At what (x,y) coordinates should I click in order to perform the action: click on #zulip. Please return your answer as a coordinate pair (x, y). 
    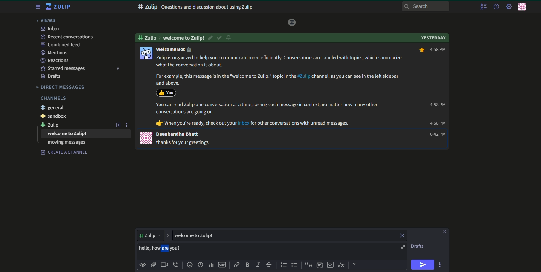
    Looking at the image, I should click on (148, 37).